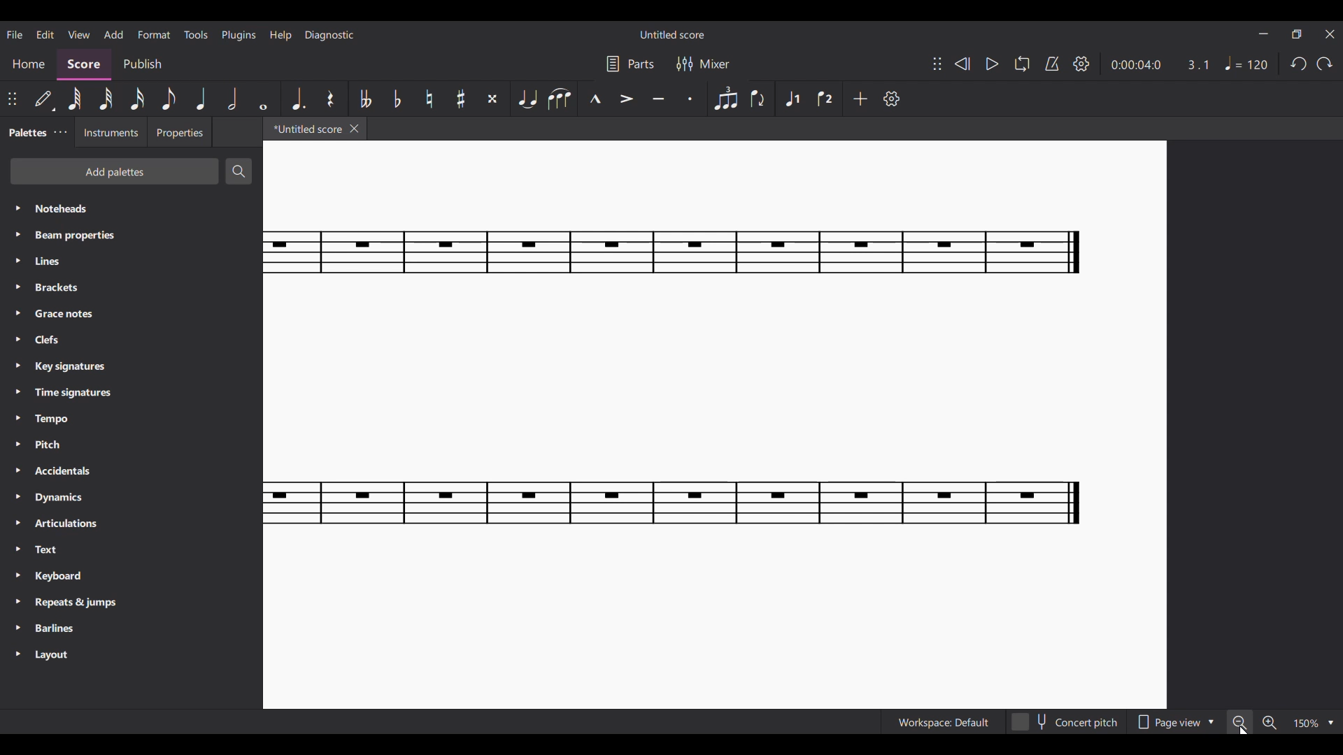 The image size is (1343, 755). What do you see at coordinates (758, 99) in the screenshot?
I see `Flip direction ` at bounding box center [758, 99].